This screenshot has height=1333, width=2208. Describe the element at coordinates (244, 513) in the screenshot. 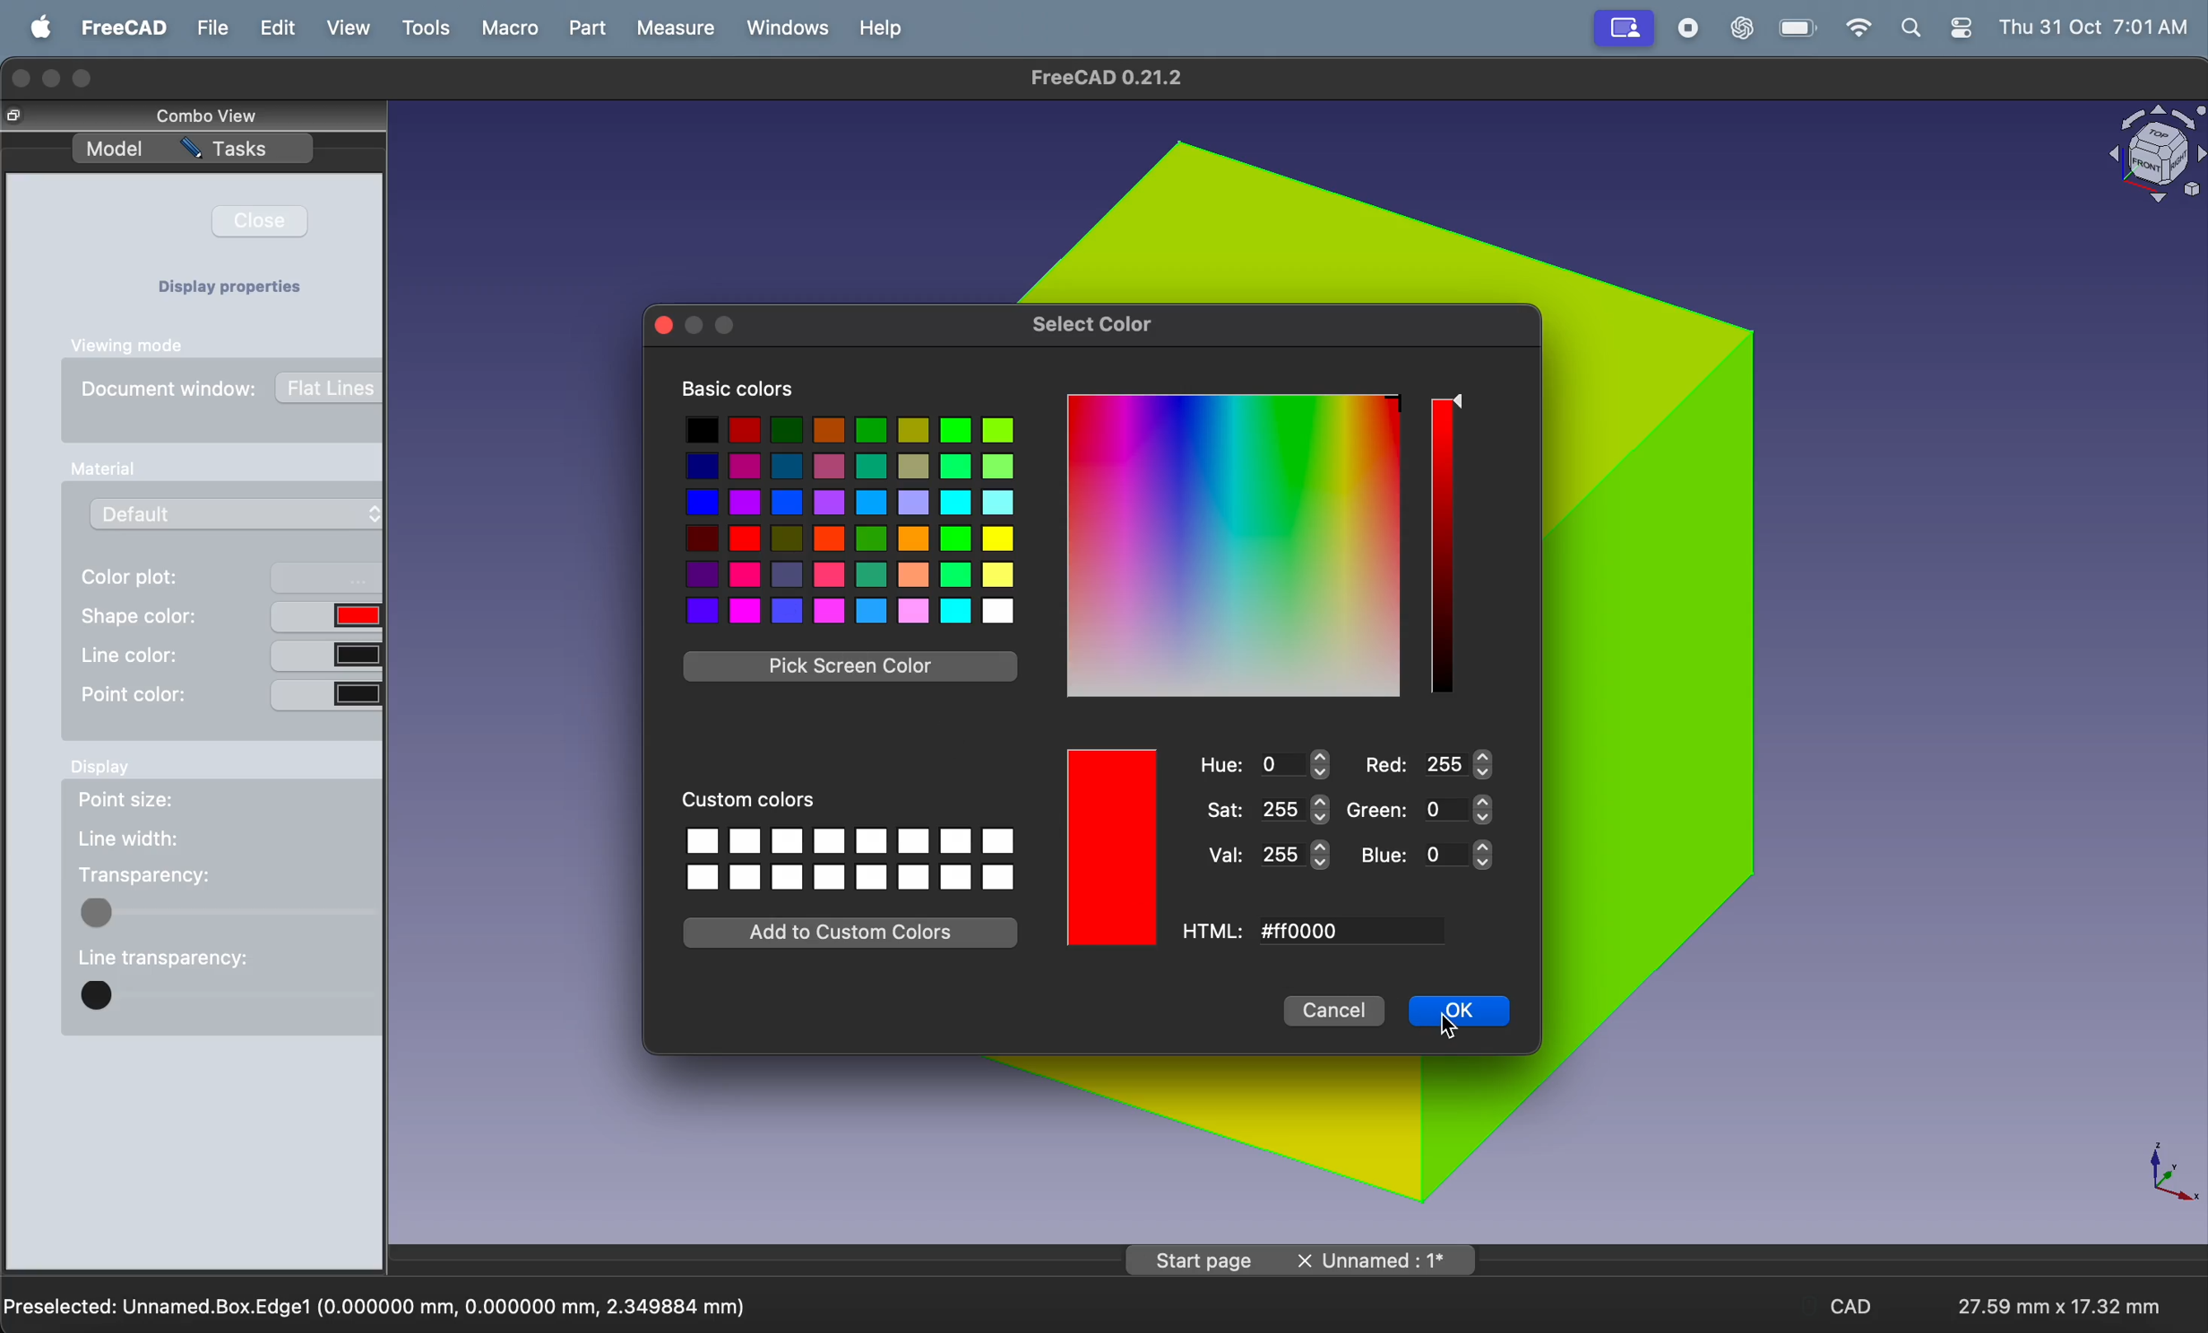

I see `default` at that location.